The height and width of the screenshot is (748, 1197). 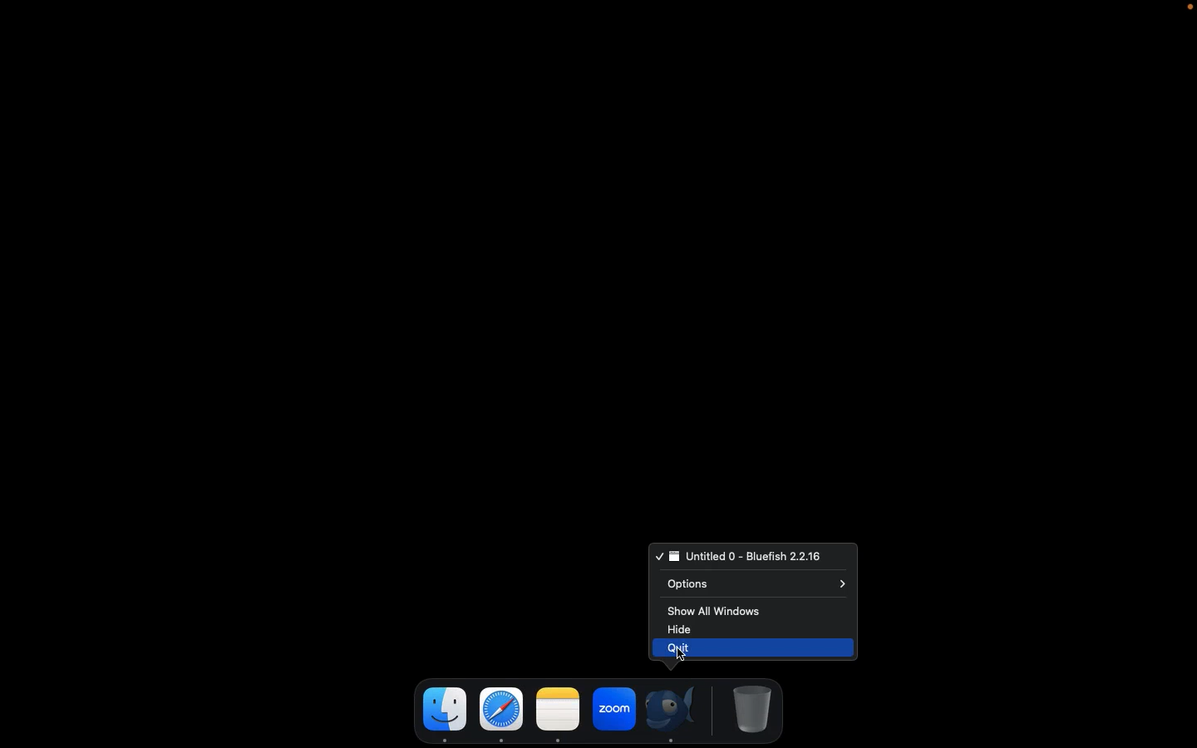 What do you see at coordinates (715, 613) in the screenshot?
I see `Show all windows` at bounding box center [715, 613].